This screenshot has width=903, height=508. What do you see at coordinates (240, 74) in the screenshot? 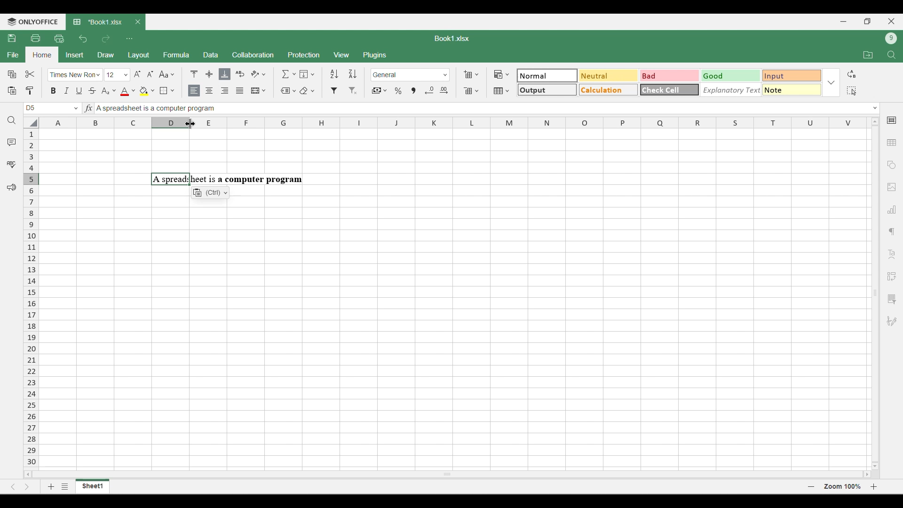
I see `Wrap text` at bounding box center [240, 74].